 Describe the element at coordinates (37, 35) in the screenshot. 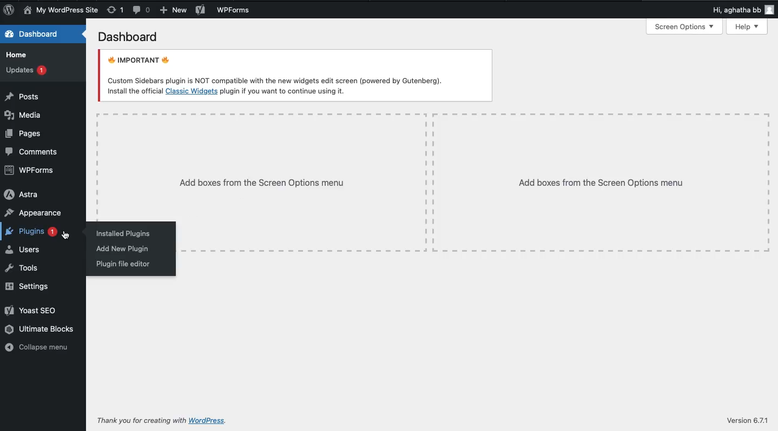

I see `Dashboard` at that location.